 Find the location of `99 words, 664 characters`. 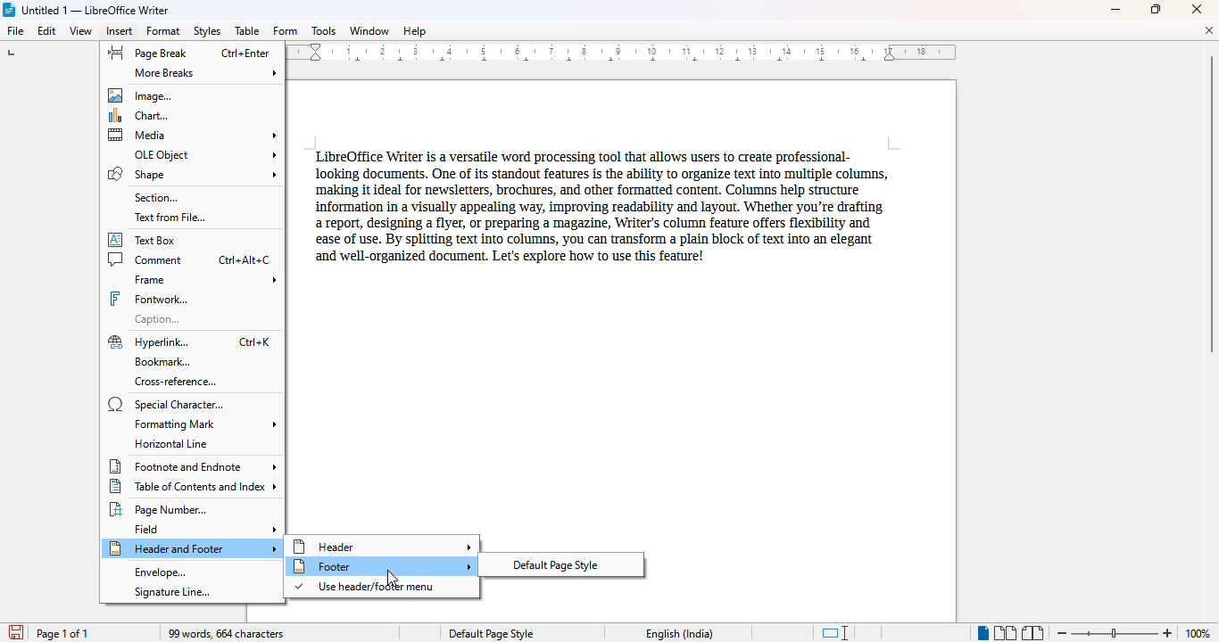

99 words, 664 characters is located at coordinates (228, 634).